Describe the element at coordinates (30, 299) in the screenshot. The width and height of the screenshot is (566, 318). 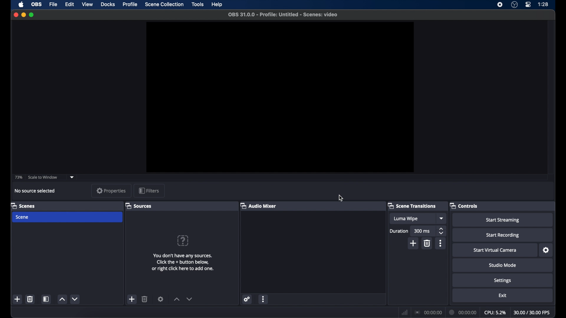
I see `delete` at that location.